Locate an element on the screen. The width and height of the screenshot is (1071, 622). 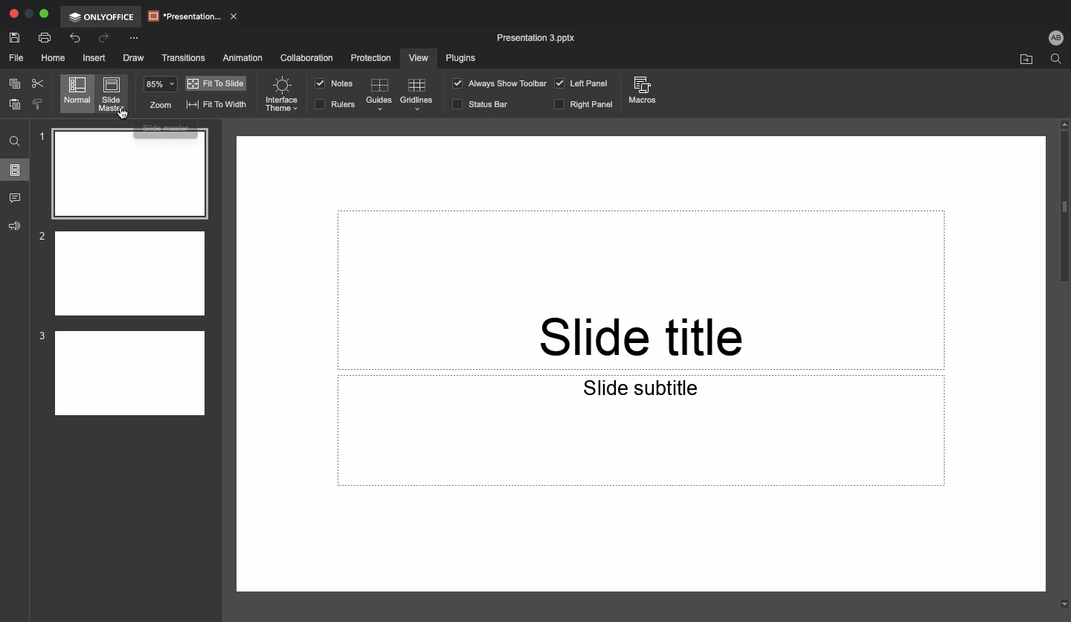
Print is located at coordinates (44, 39).